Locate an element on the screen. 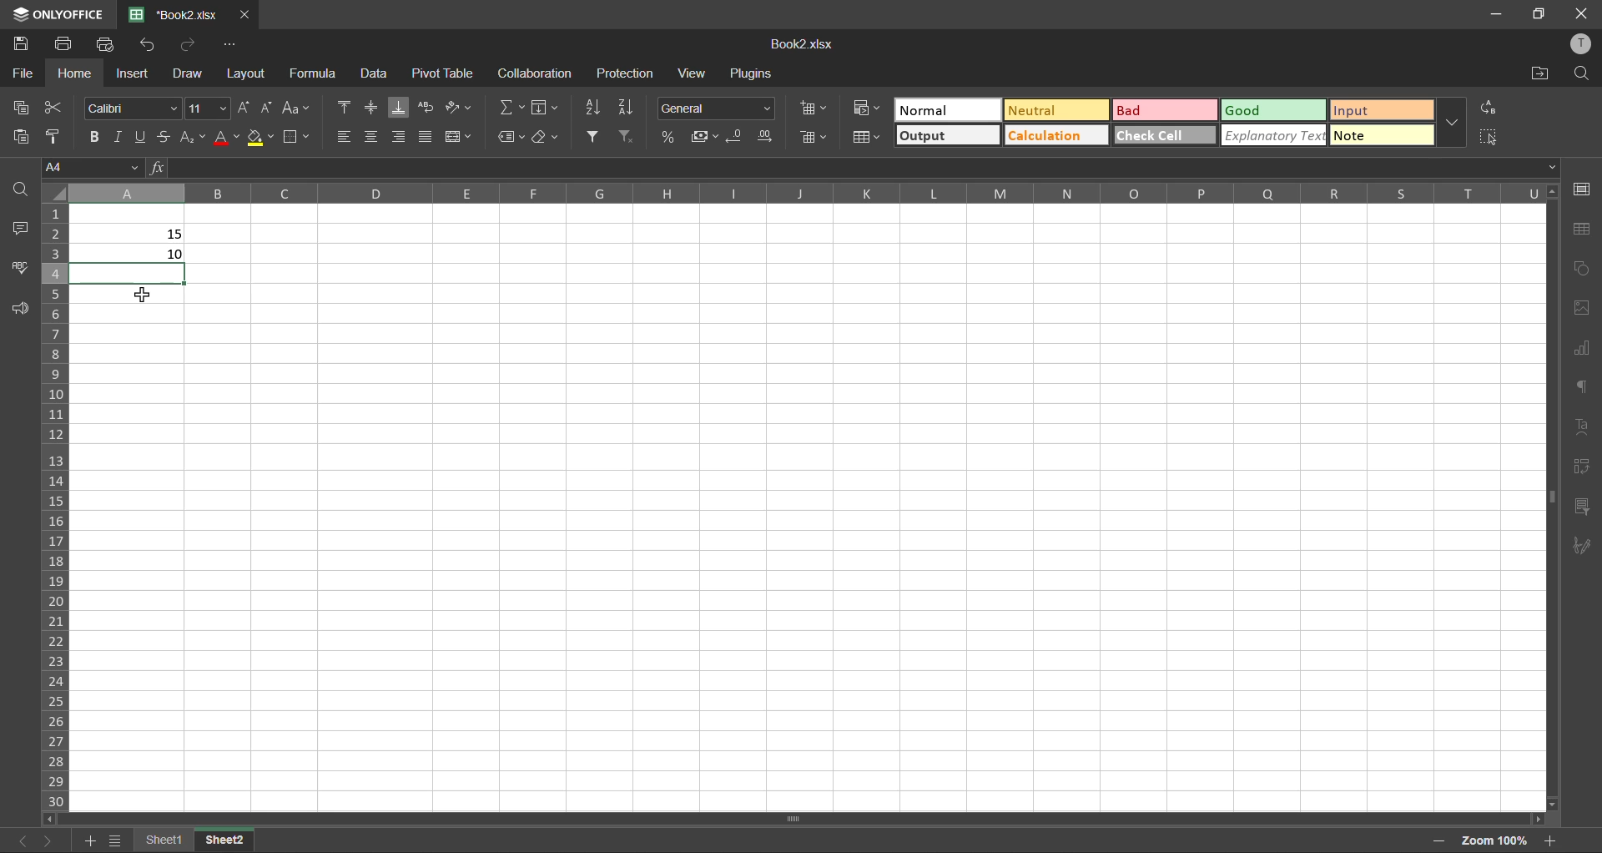 Image resolution: width=1602 pixels, height=853 pixels. images is located at coordinates (1582, 308).